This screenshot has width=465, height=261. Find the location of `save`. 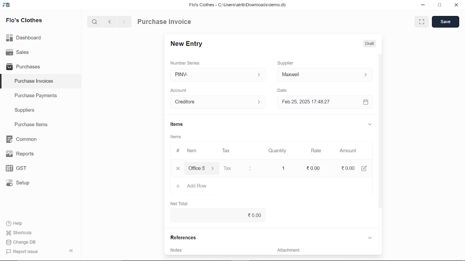

save is located at coordinates (445, 22).